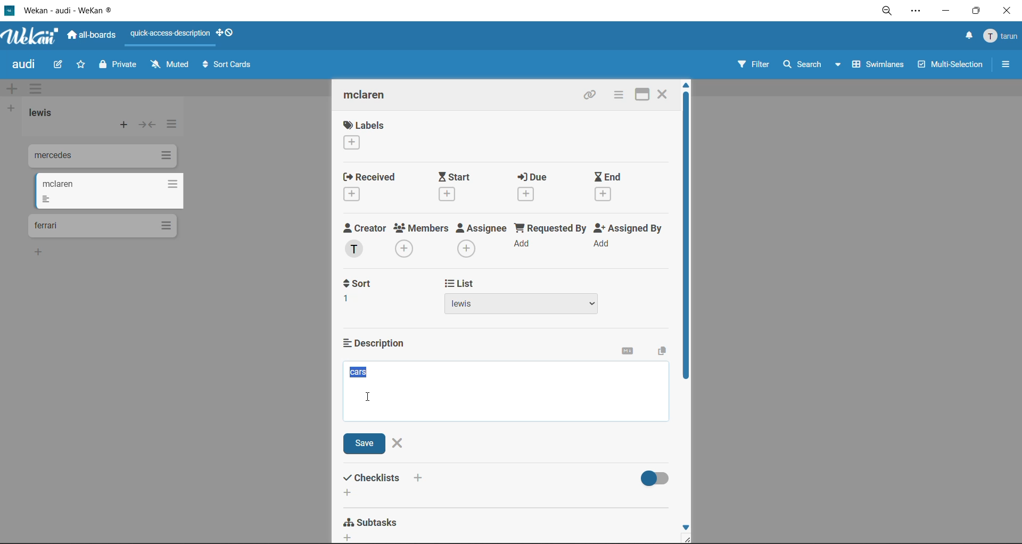 The width and height of the screenshot is (1022, 544). What do you see at coordinates (875, 67) in the screenshot?
I see `swimlanes` at bounding box center [875, 67].